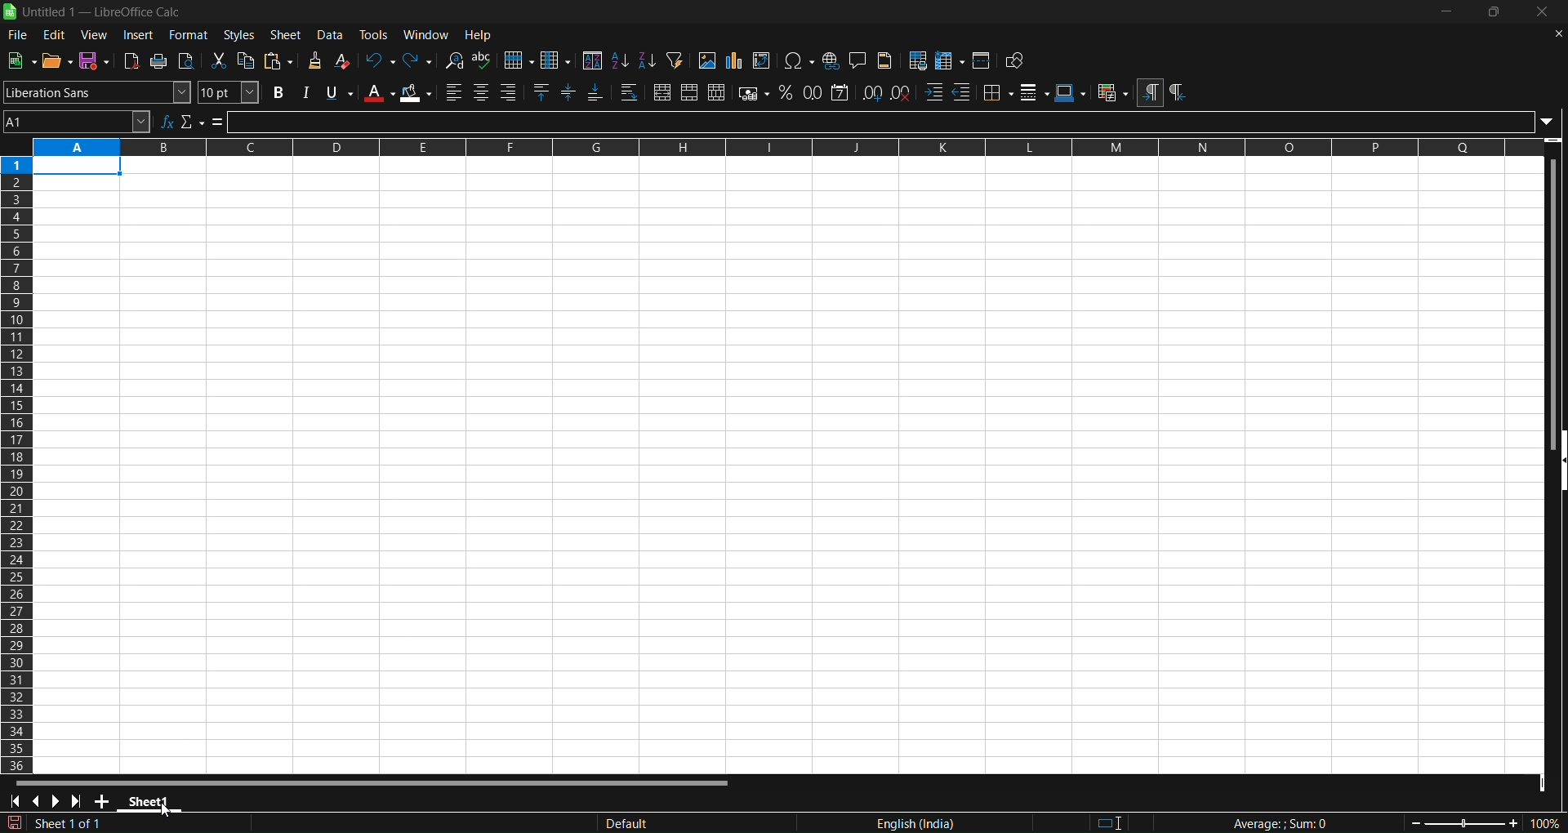 The height and width of the screenshot is (833, 1568). Describe the element at coordinates (16, 36) in the screenshot. I see `file` at that location.